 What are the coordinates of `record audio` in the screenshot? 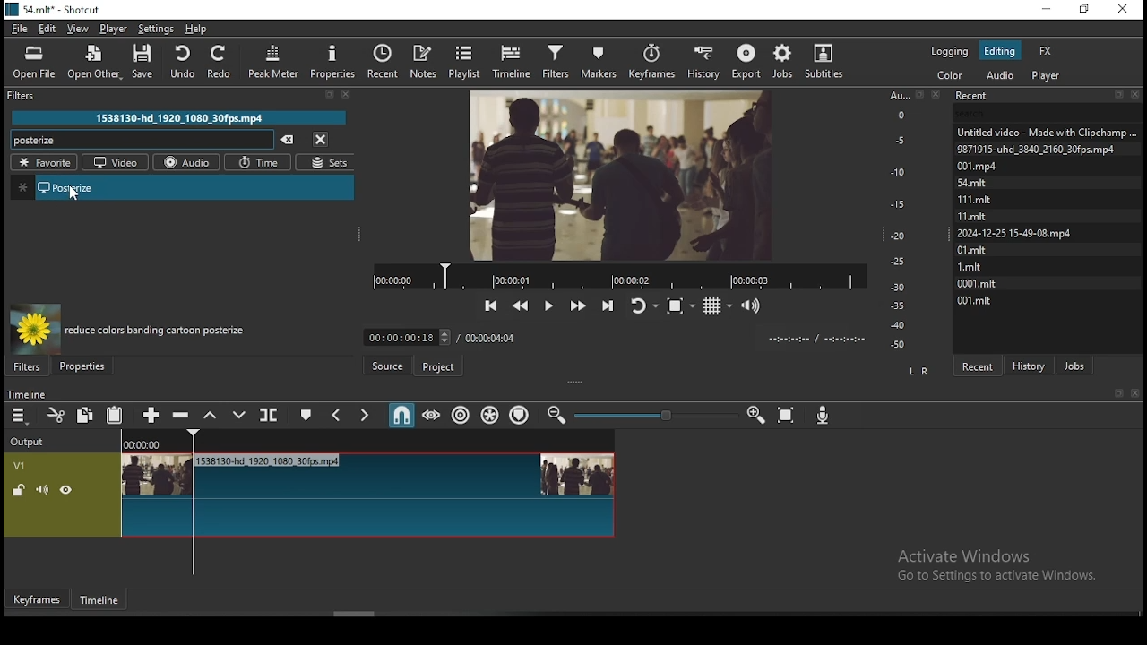 It's located at (824, 412).